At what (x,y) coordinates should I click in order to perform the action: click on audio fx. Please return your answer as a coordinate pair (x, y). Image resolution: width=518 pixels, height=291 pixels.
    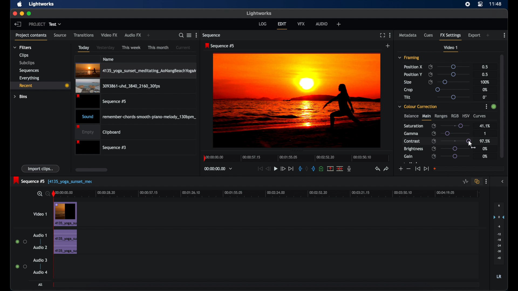
    Looking at the image, I should click on (133, 35).